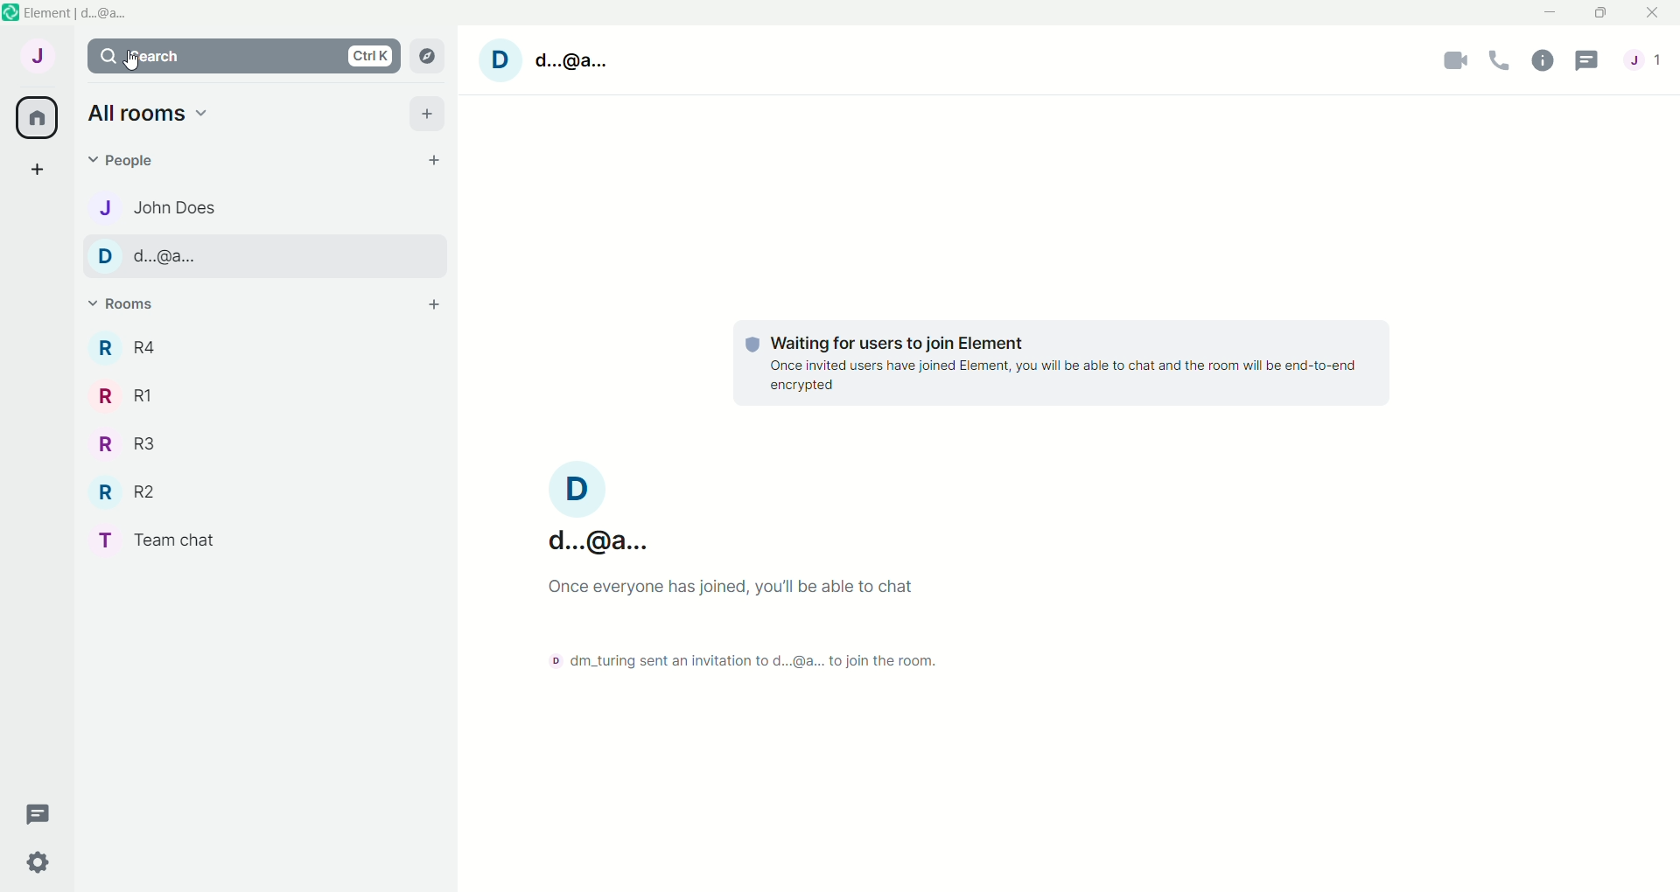 This screenshot has width=1680, height=892. Describe the element at coordinates (429, 307) in the screenshot. I see `add` at that location.